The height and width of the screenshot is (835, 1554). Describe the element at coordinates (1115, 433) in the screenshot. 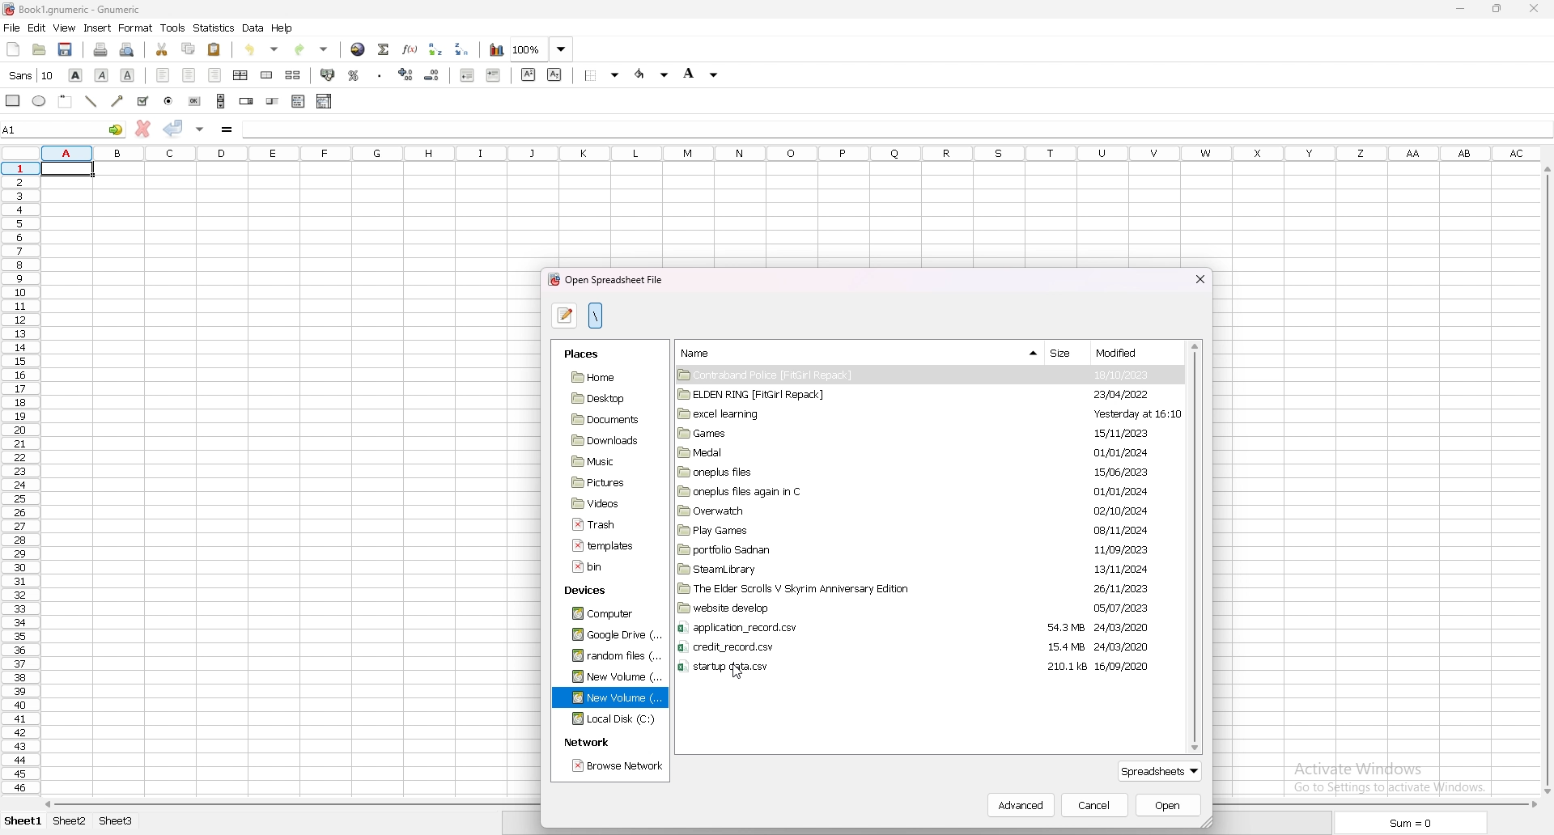

I see `15/11/2023` at that location.